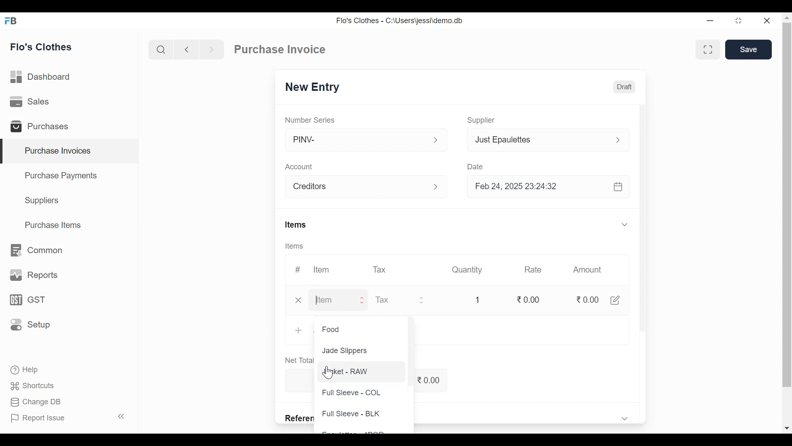 The image size is (792, 446). I want to click on Tax, so click(380, 270).